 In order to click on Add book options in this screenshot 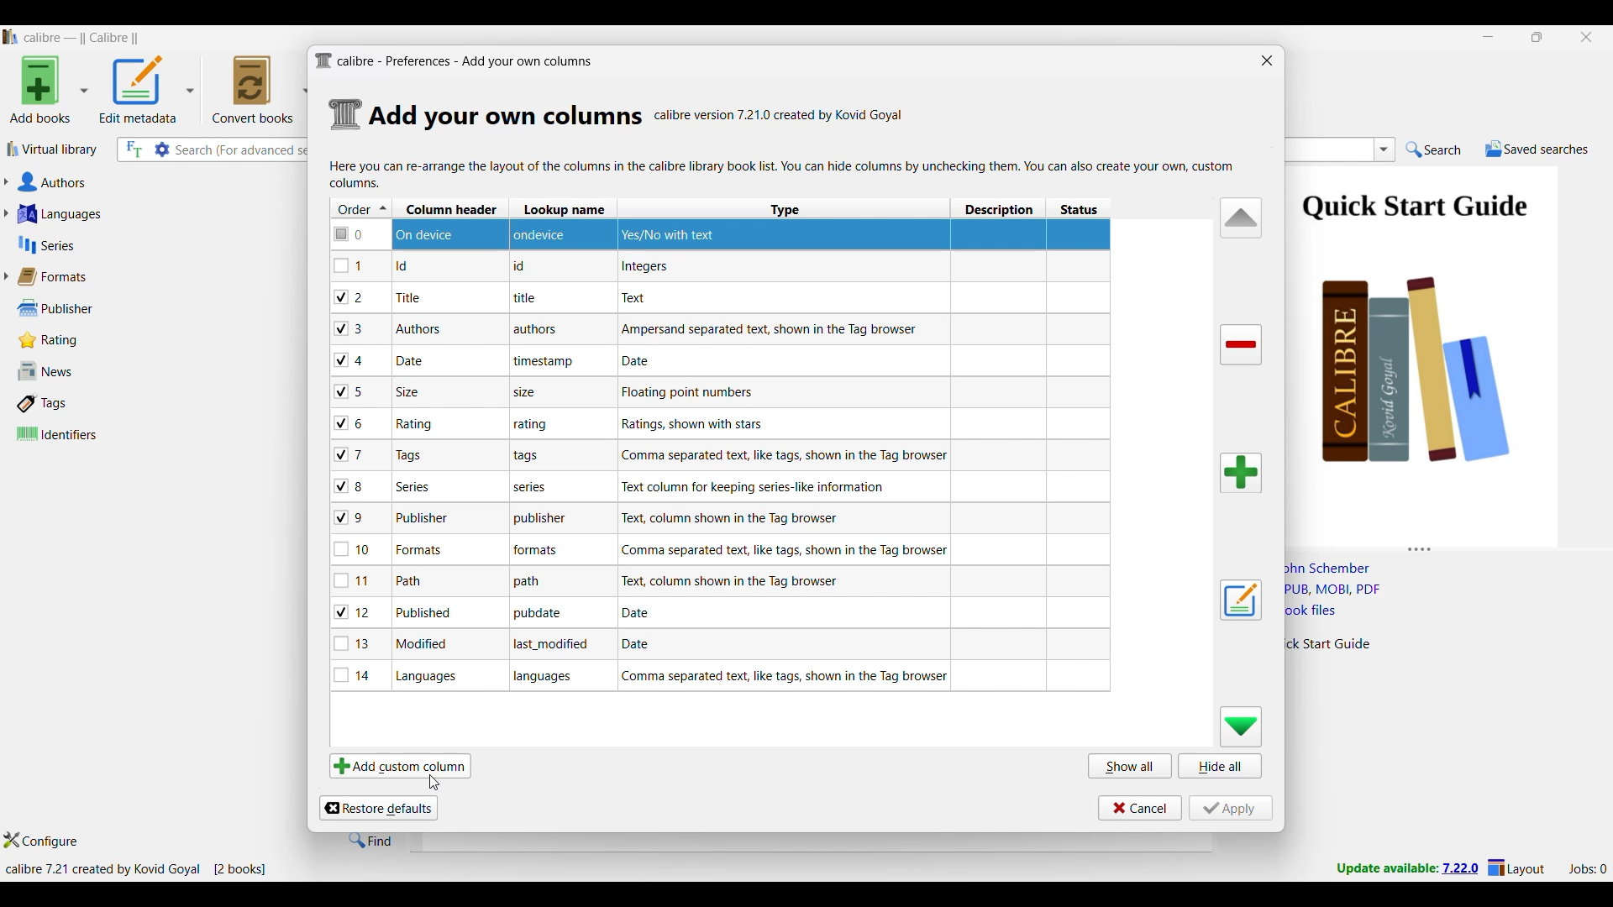, I will do `click(50, 89)`.